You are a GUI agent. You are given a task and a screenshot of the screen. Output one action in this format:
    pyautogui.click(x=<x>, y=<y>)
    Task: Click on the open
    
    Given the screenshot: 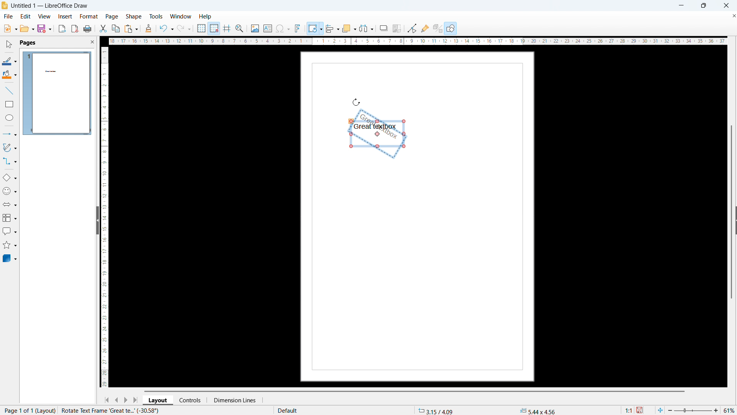 What is the action you would take?
    pyautogui.click(x=27, y=29)
    